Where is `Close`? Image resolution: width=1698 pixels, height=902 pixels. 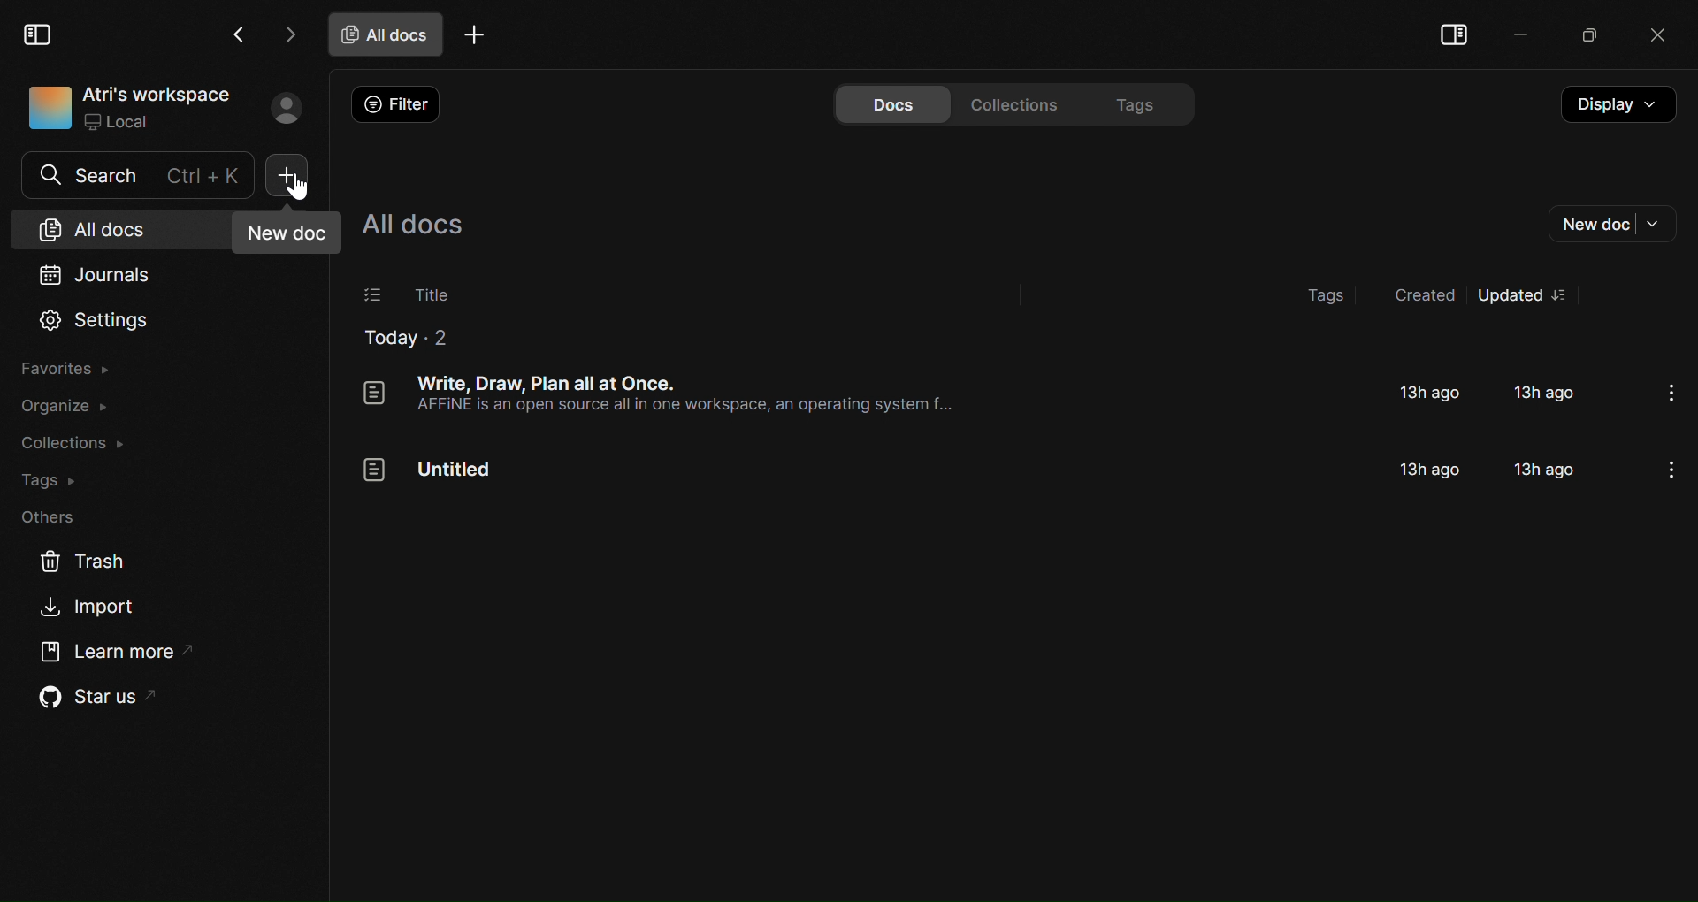 Close is located at coordinates (1651, 37).